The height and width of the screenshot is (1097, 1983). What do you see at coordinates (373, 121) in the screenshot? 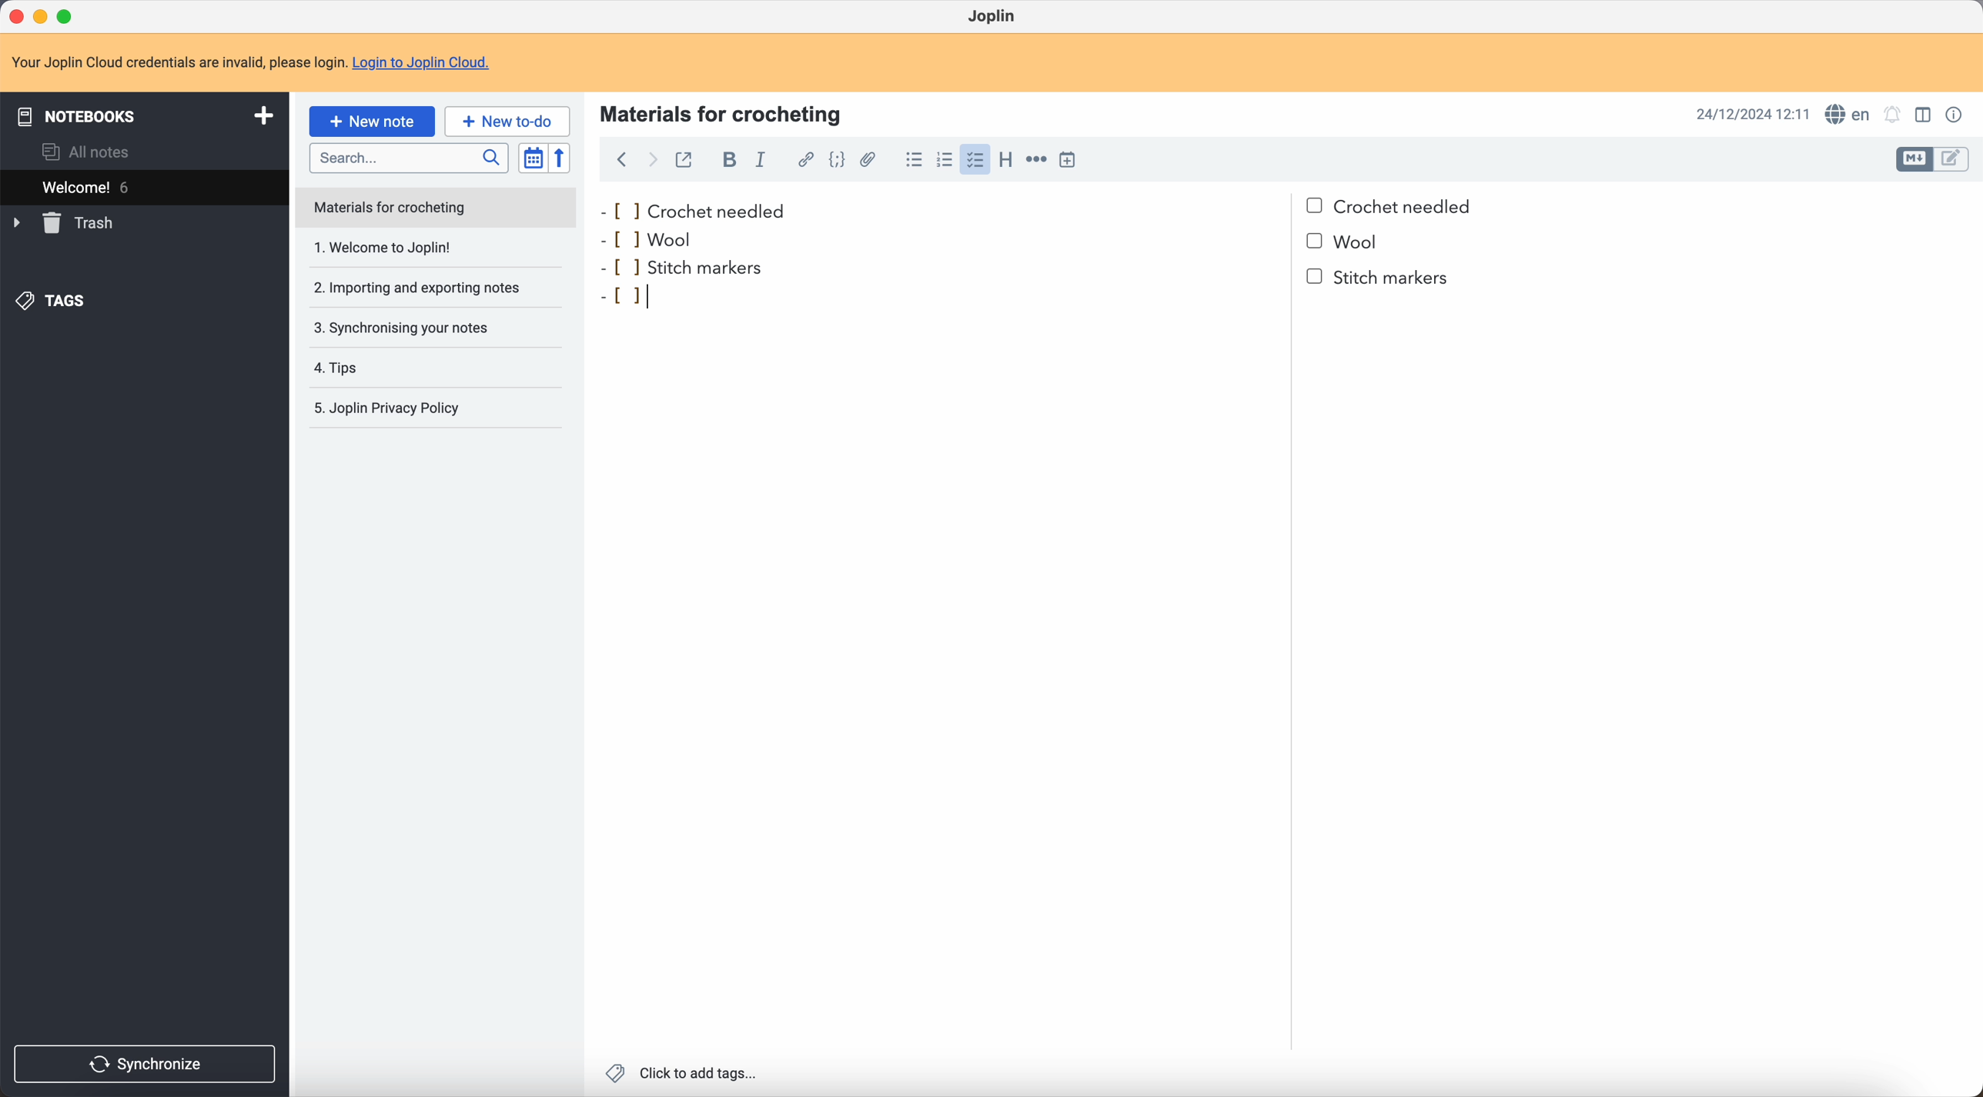
I see `click on new note` at bounding box center [373, 121].